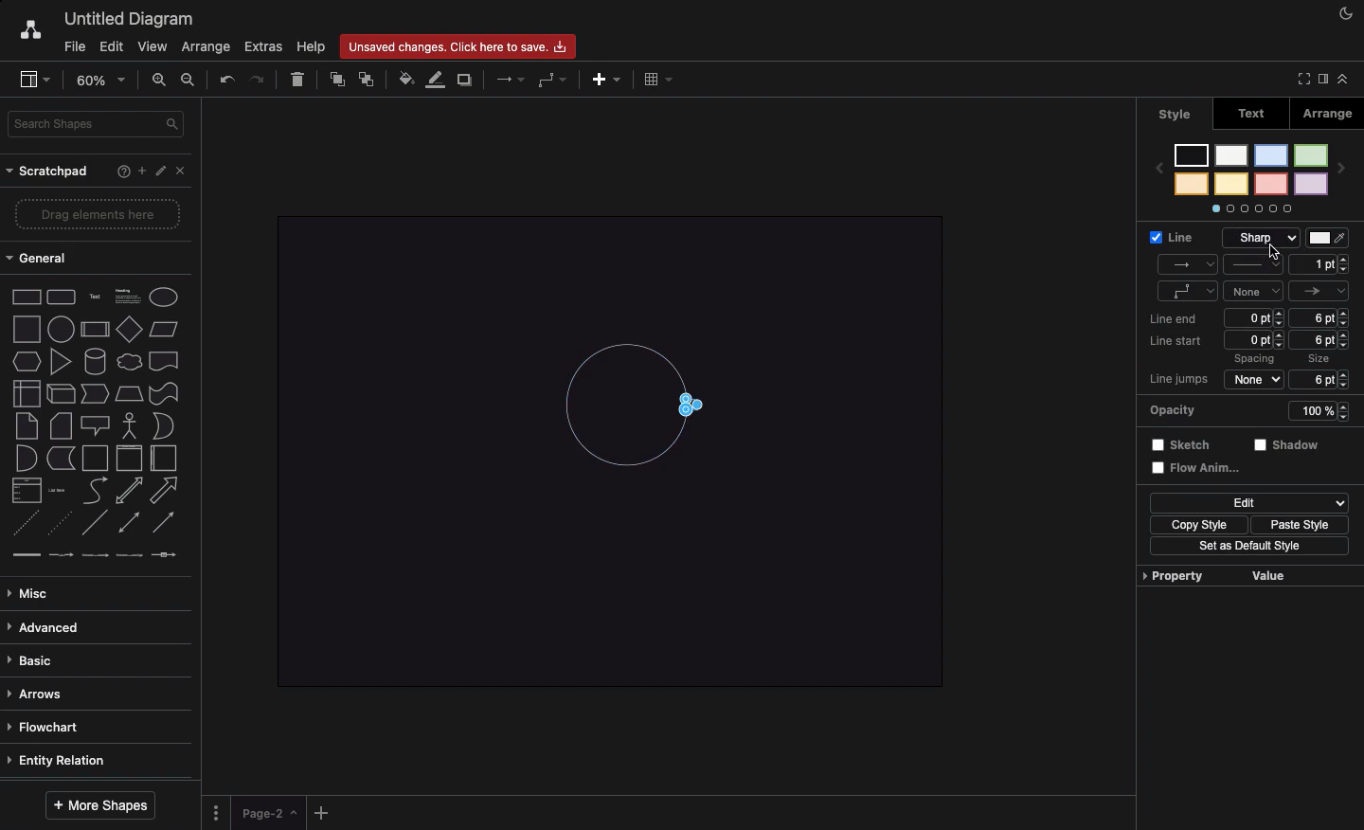 The image size is (1364, 830). What do you see at coordinates (1251, 411) in the screenshot?
I see `Opacity ` at bounding box center [1251, 411].